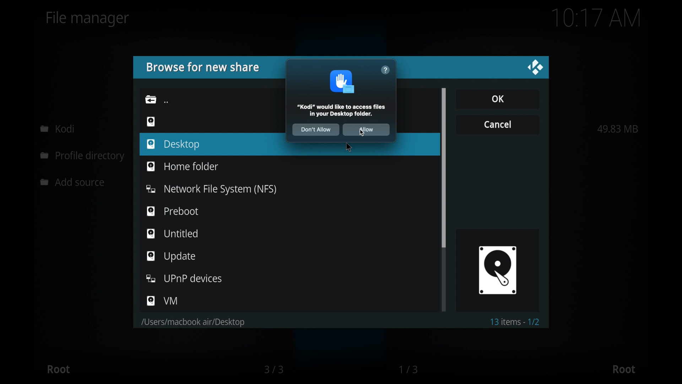 This screenshot has width=682, height=384. What do you see at coordinates (173, 233) in the screenshot?
I see `untitled` at bounding box center [173, 233].